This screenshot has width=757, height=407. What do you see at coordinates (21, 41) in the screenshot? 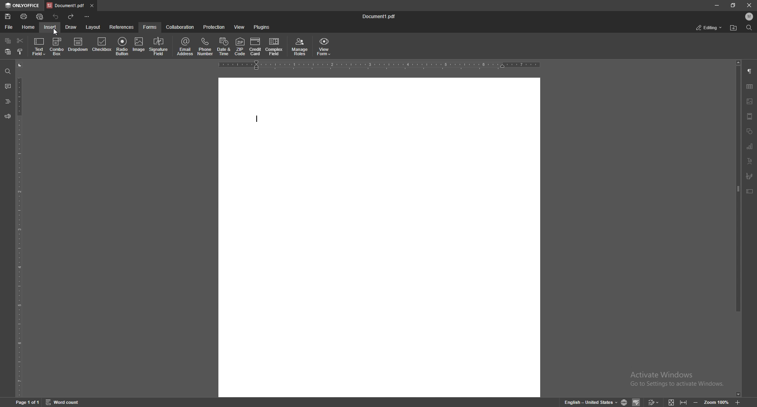
I see `cut` at bounding box center [21, 41].